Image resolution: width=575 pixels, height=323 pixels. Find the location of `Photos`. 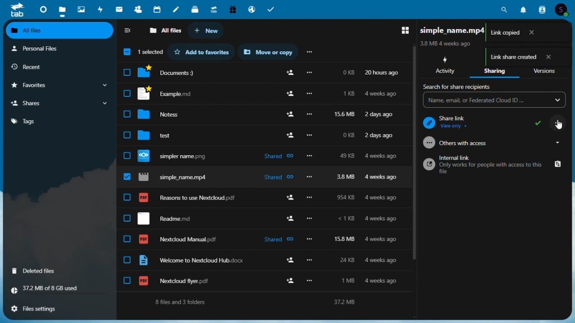

Photos is located at coordinates (82, 8).